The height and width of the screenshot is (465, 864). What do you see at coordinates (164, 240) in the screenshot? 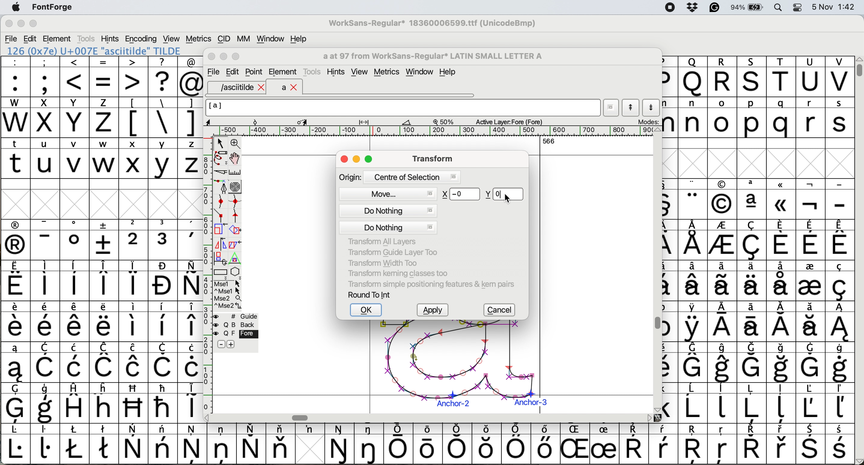
I see `symbol` at bounding box center [164, 240].